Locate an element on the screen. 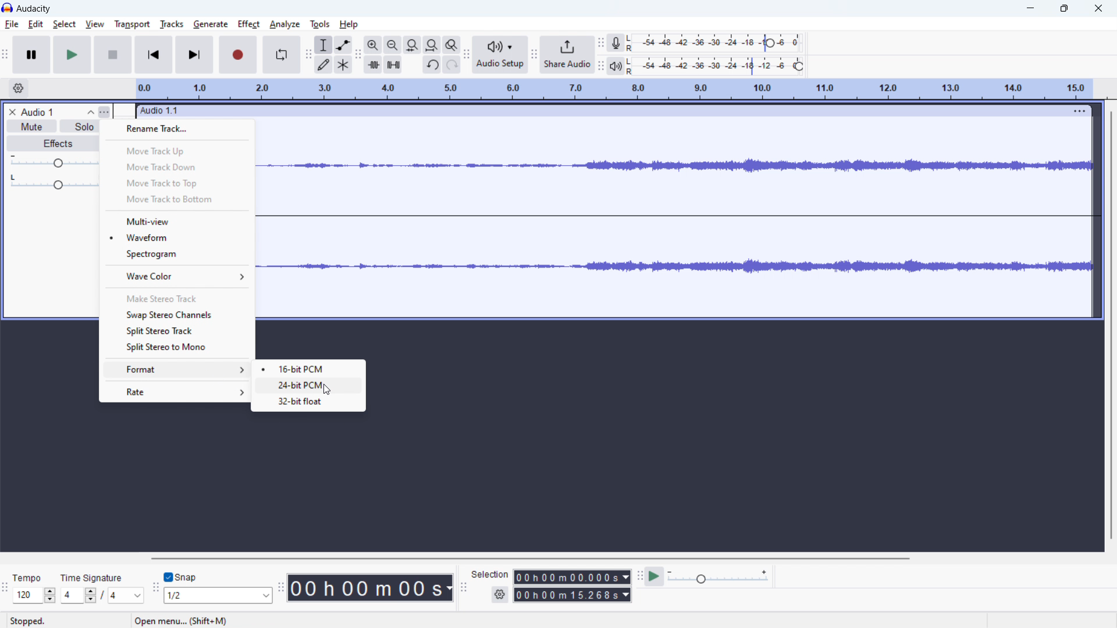 The width and height of the screenshot is (1117, 628). stop is located at coordinates (113, 54).